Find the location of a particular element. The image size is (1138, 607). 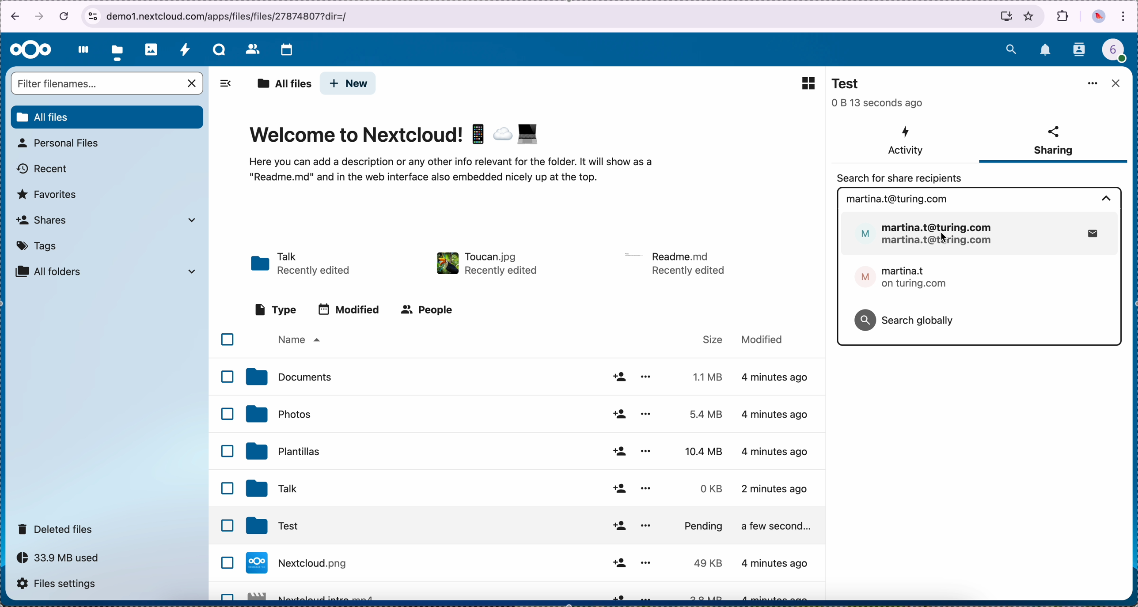

file is located at coordinates (534, 562).